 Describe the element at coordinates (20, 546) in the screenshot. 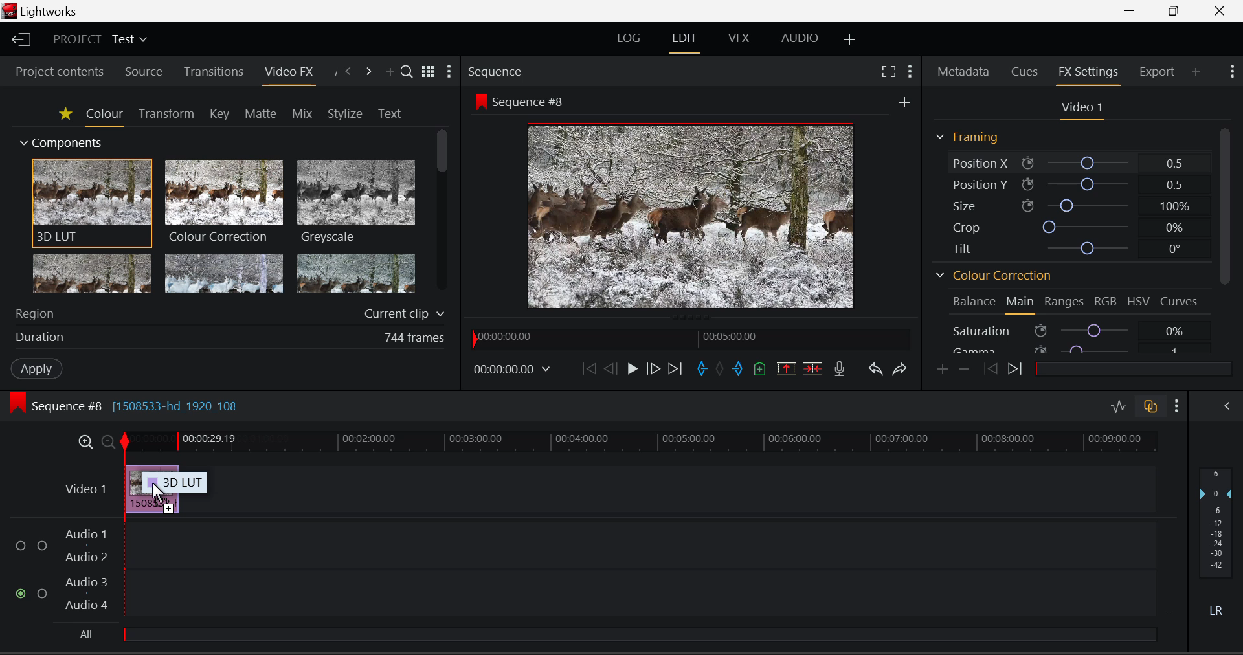

I see `Audio Input Checkbox` at that location.